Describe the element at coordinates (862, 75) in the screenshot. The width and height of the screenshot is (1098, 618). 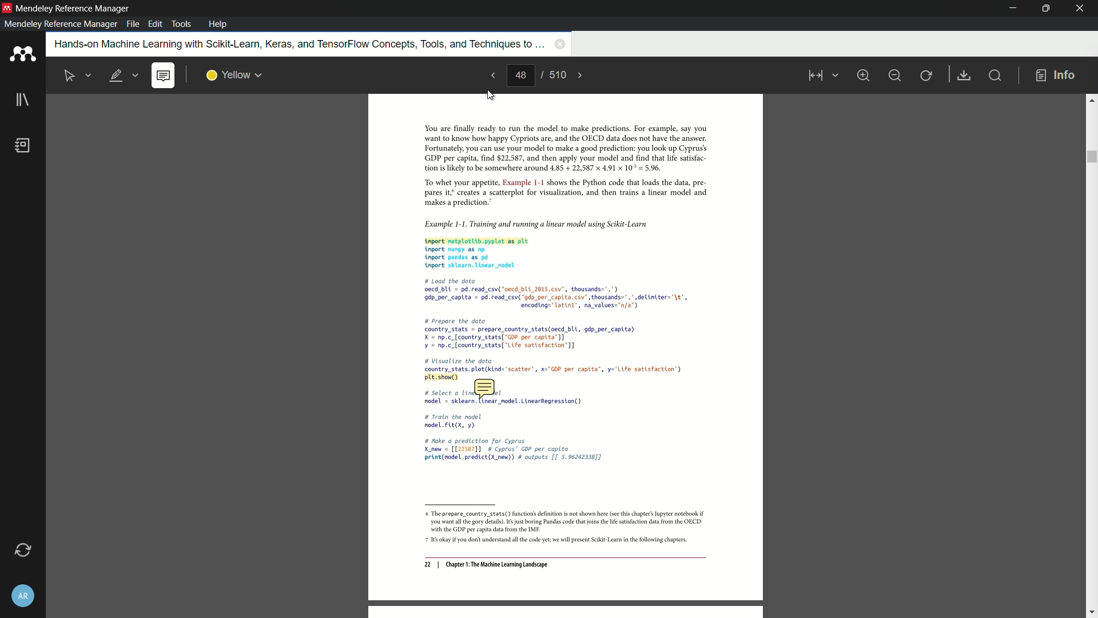
I see `zoom in` at that location.